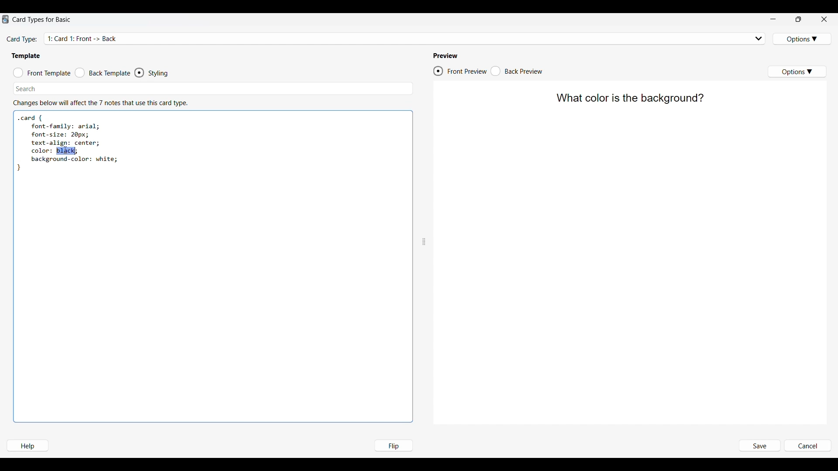 The width and height of the screenshot is (838, 471). Describe the element at coordinates (26, 56) in the screenshot. I see `Template section` at that location.